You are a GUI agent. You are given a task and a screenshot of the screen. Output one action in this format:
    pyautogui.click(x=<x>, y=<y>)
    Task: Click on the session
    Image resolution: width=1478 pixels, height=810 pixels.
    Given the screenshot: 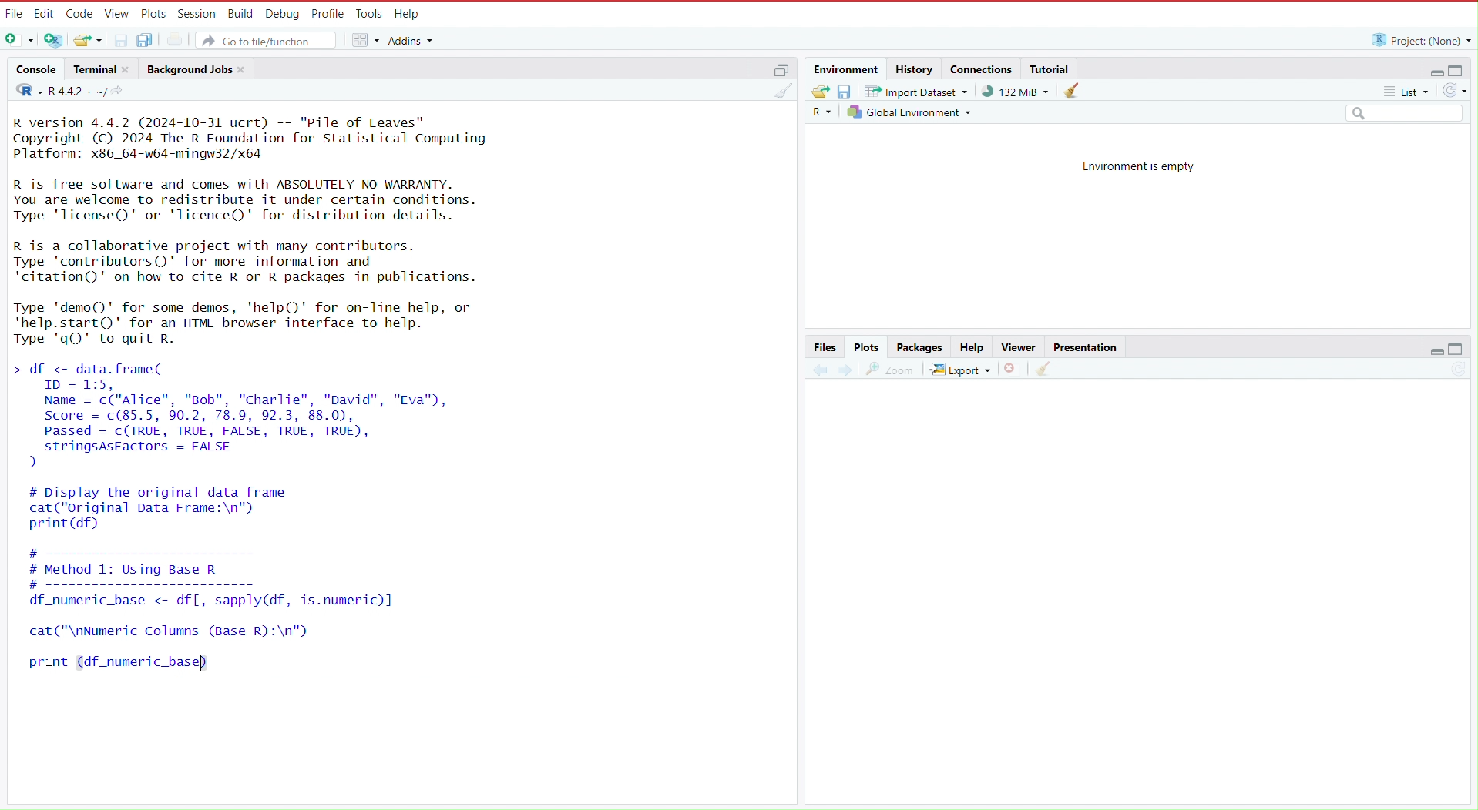 What is the action you would take?
    pyautogui.click(x=197, y=12)
    